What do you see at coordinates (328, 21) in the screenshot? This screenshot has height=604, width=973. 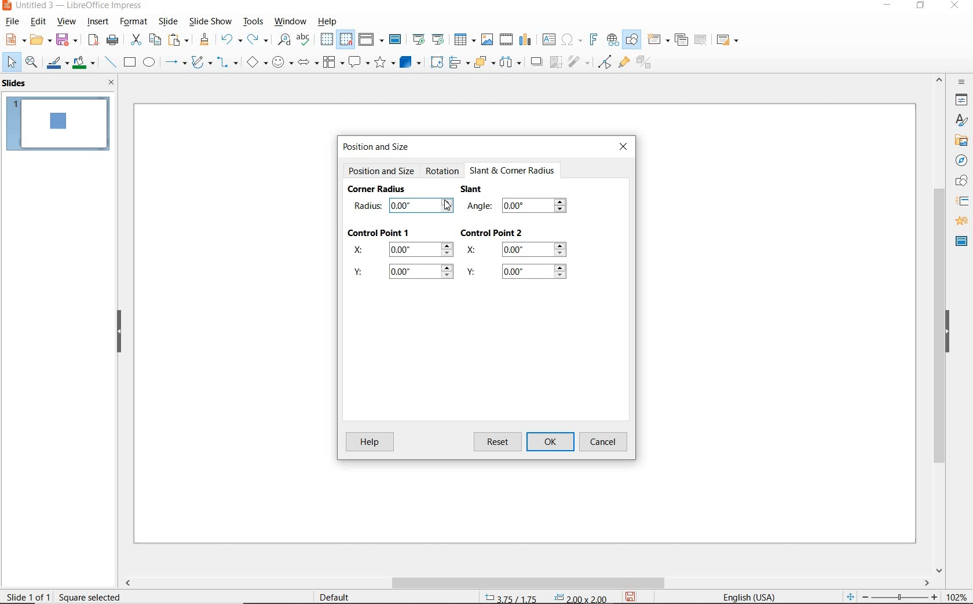 I see `help` at bounding box center [328, 21].